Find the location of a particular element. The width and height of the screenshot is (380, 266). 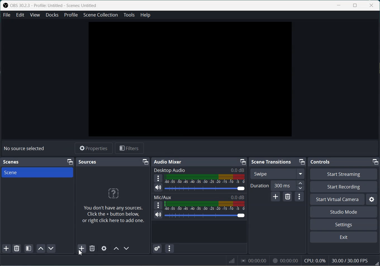

No source selected is located at coordinates (25, 148).